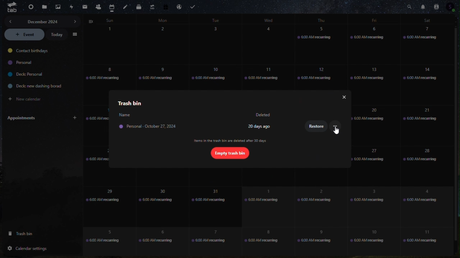  I want to click on 3, so click(369, 206).